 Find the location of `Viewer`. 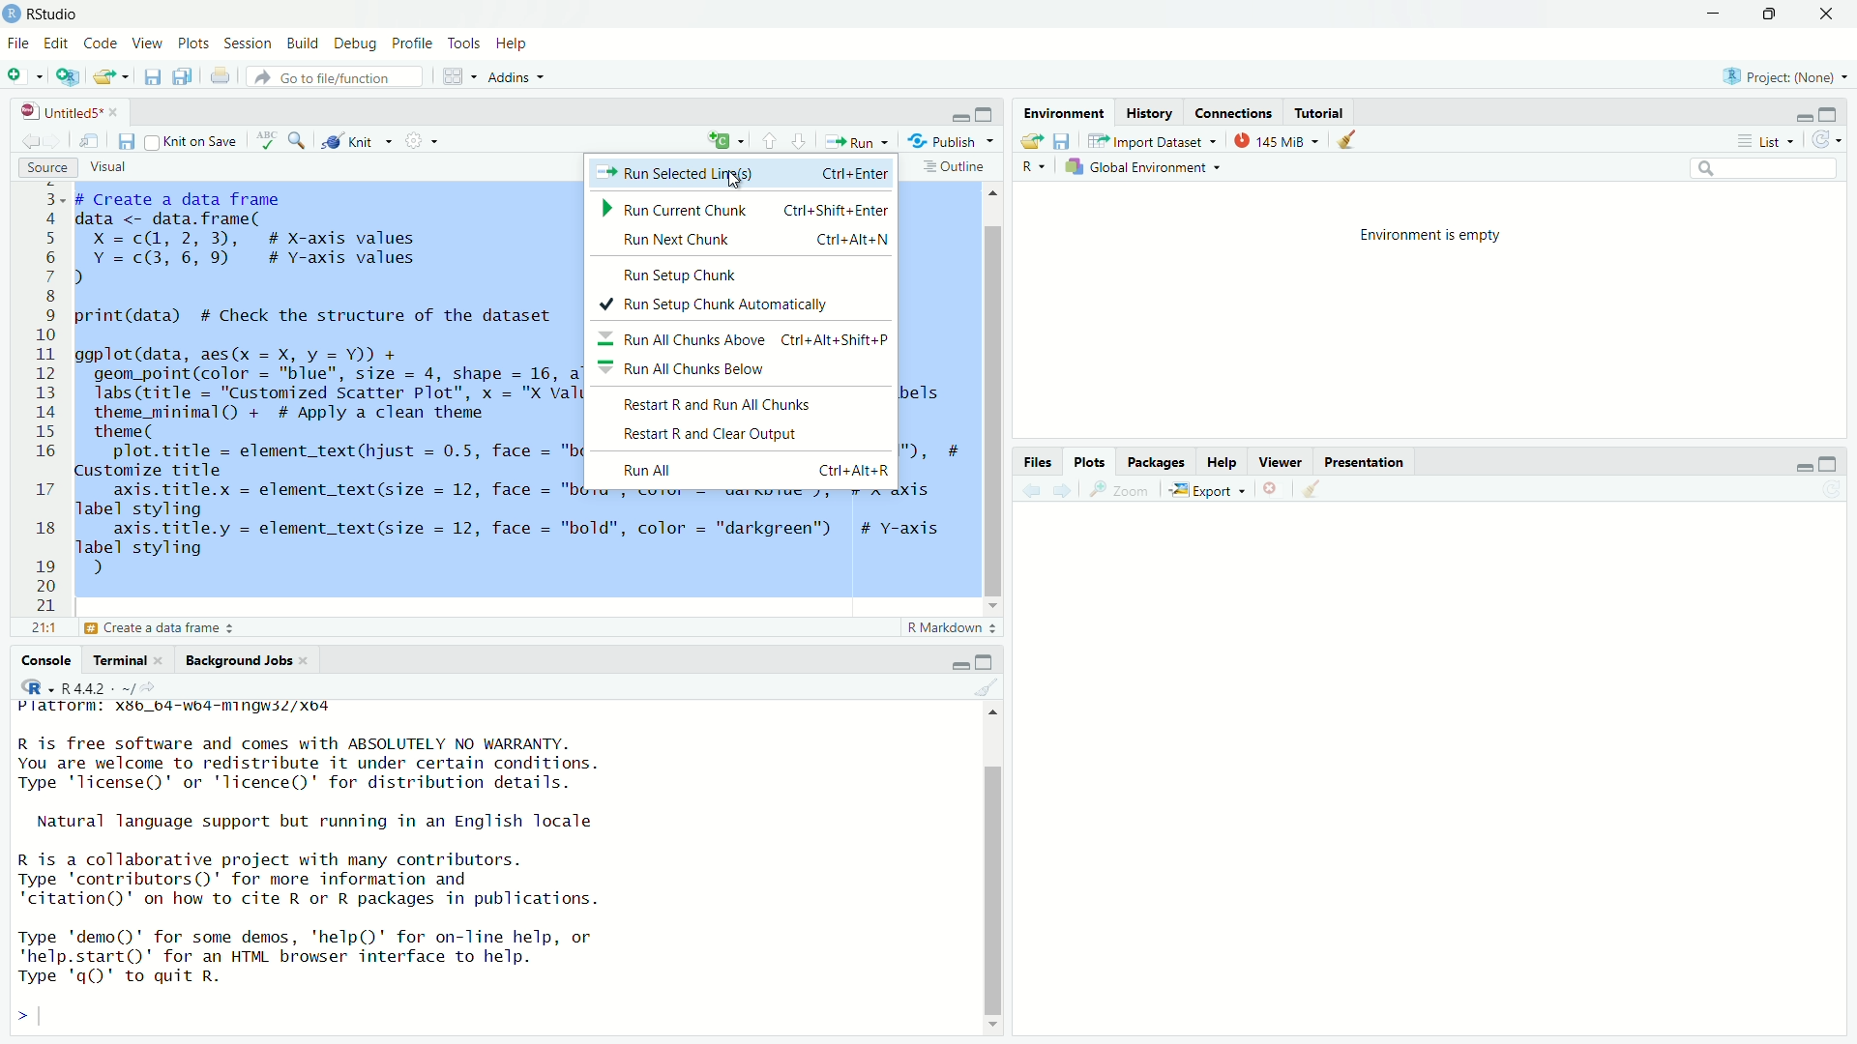

Viewer is located at coordinates (1278, 465).